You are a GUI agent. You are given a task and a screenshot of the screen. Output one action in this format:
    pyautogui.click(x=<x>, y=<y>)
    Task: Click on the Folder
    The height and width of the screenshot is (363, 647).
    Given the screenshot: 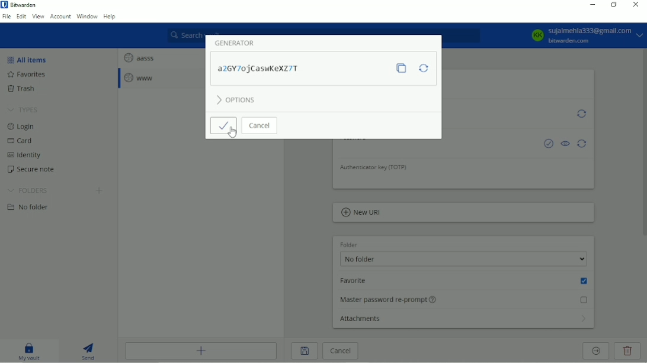 What is the action you would take?
    pyautogui.click(x=348, y=243)
    